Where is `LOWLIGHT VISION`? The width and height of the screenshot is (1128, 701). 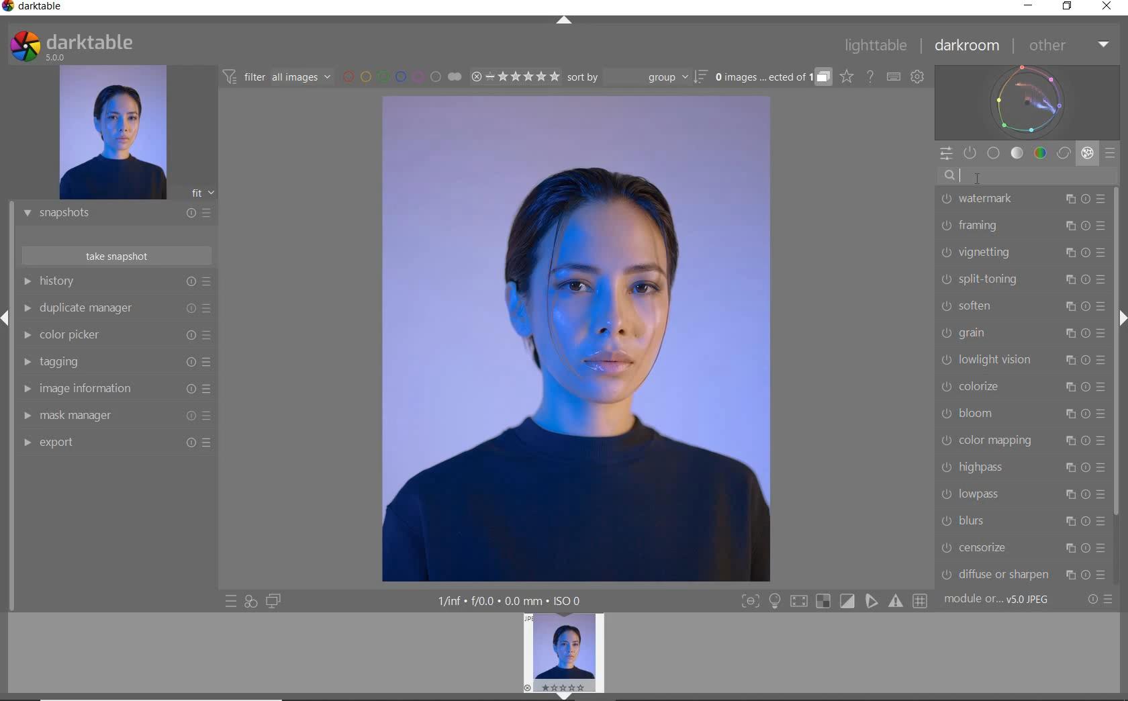
LOWLIGHT VISION is located at coordinates (1023, 361).